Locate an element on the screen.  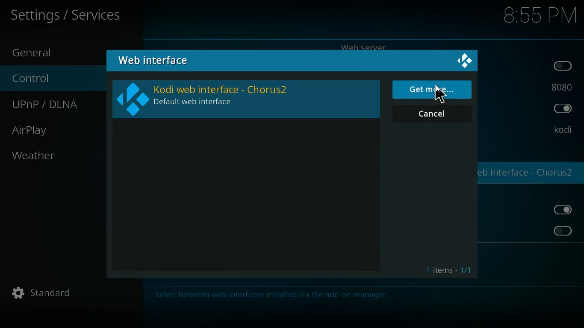
items is located at coordinates (450, 271).